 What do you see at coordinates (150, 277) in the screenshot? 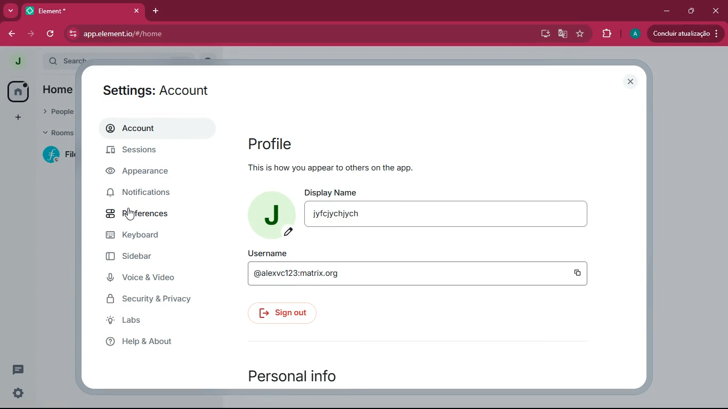
I see `voice & video` at bounding box center [150, 277].